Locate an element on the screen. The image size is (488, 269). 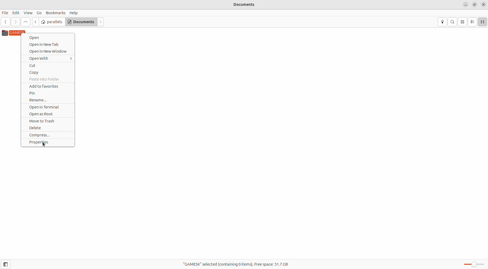
paste into folder is located at coordinates (47, 79).